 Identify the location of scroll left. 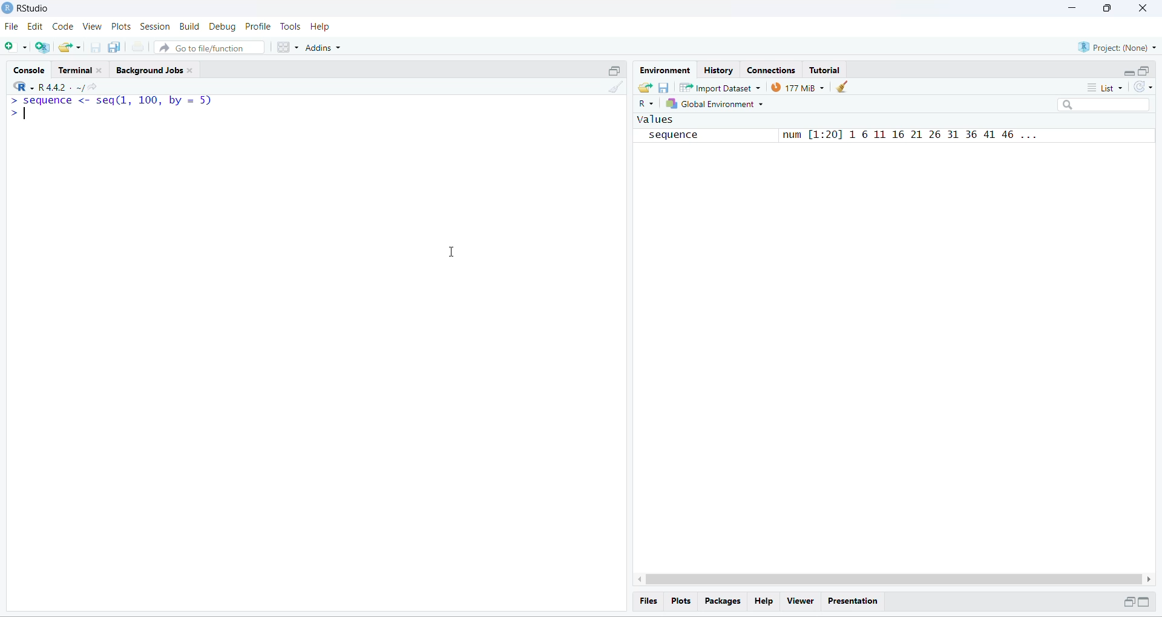
(637, 579).